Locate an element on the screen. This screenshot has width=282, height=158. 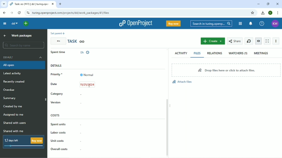
Collapse project menu is located at coordinates (5, 23).